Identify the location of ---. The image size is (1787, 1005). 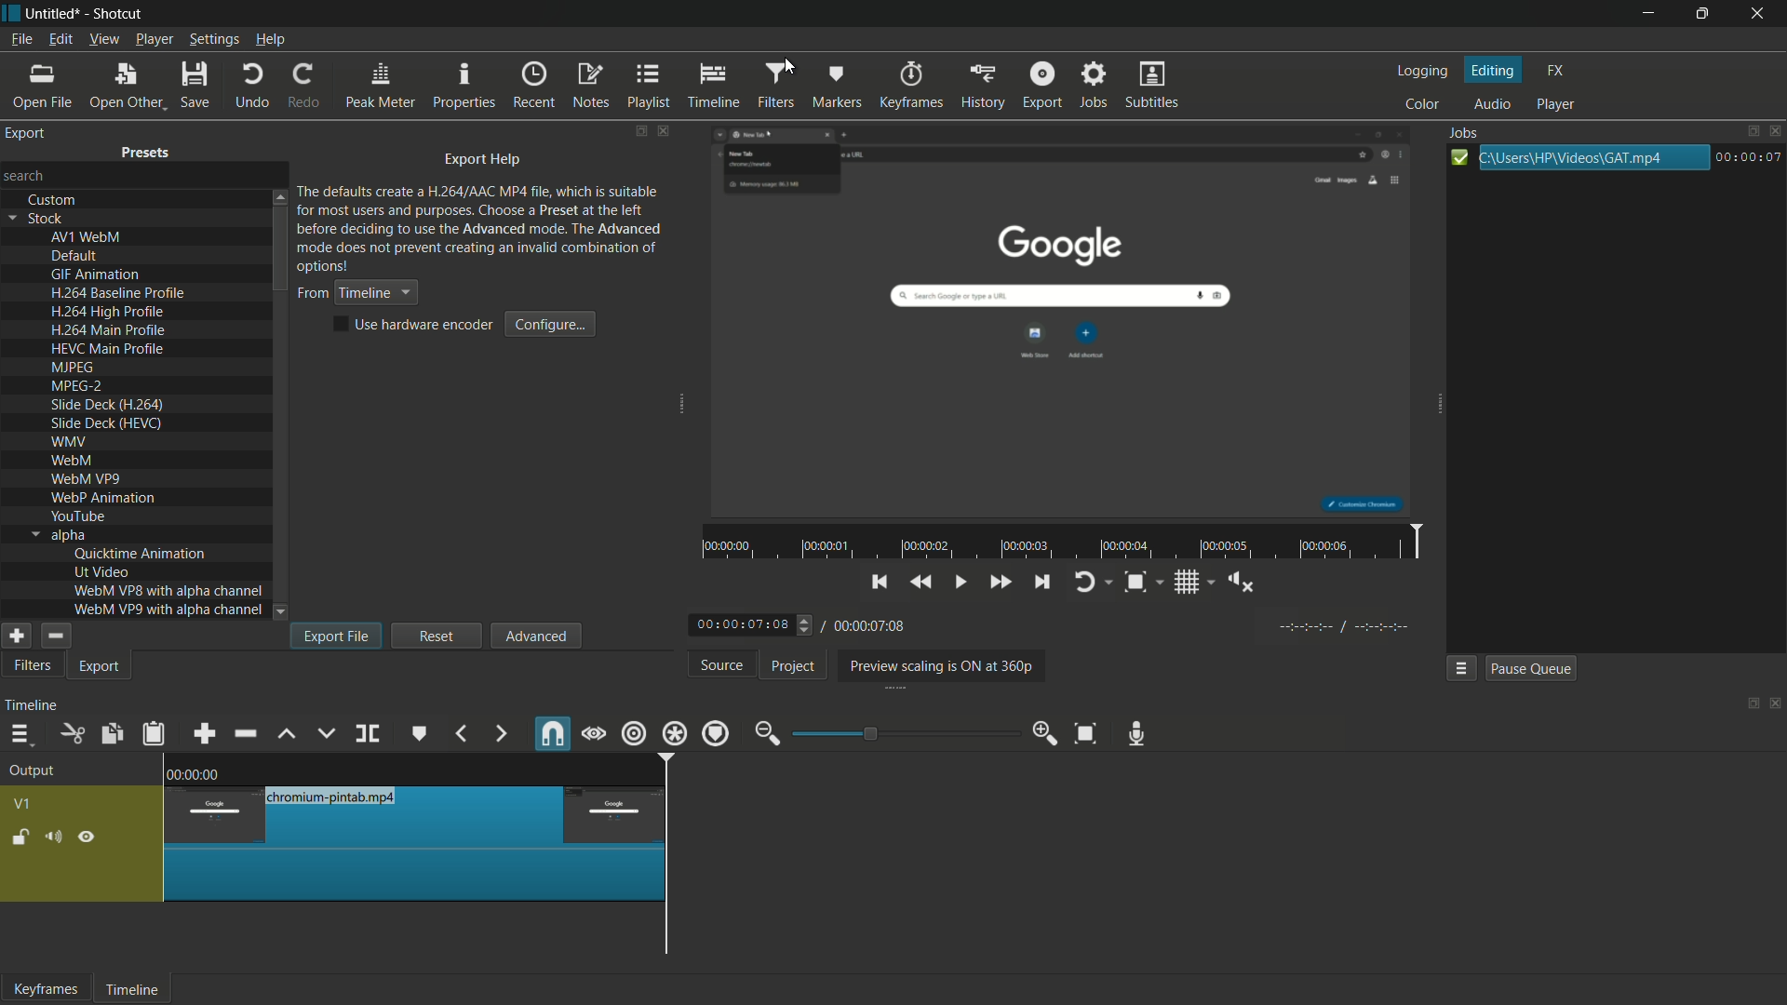
(1345, 625).